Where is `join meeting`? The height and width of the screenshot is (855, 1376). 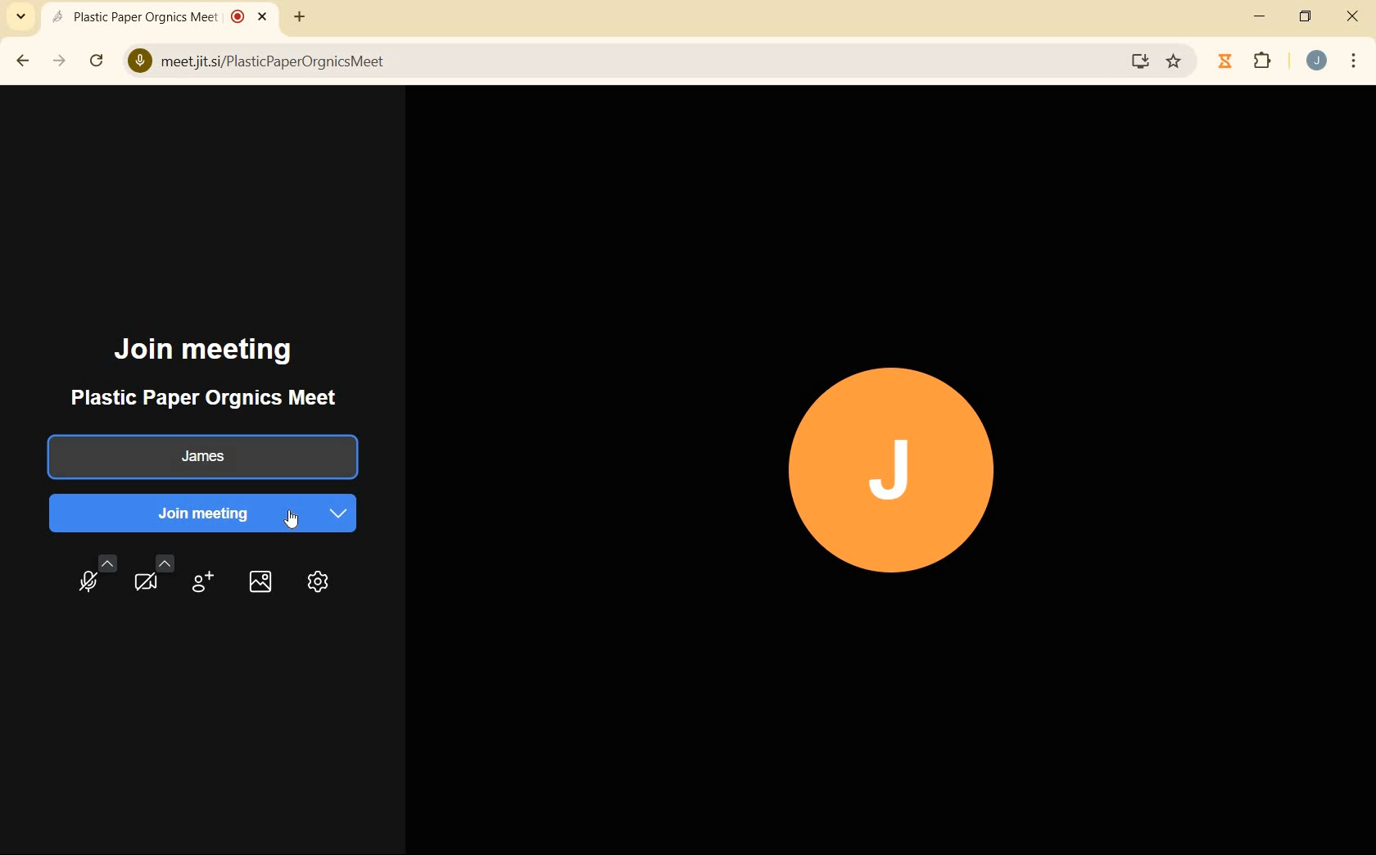 join meeting is located at coordinates (200, 513).